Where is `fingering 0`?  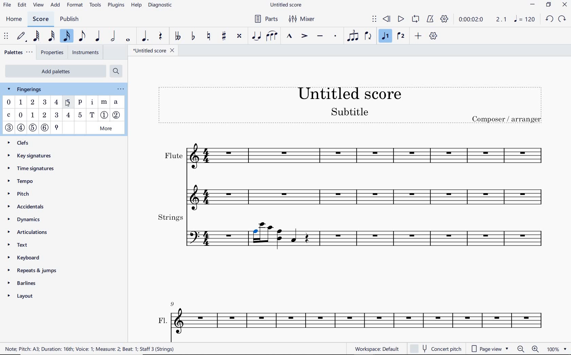 fingering 0 is located at coordinates (9, 102).